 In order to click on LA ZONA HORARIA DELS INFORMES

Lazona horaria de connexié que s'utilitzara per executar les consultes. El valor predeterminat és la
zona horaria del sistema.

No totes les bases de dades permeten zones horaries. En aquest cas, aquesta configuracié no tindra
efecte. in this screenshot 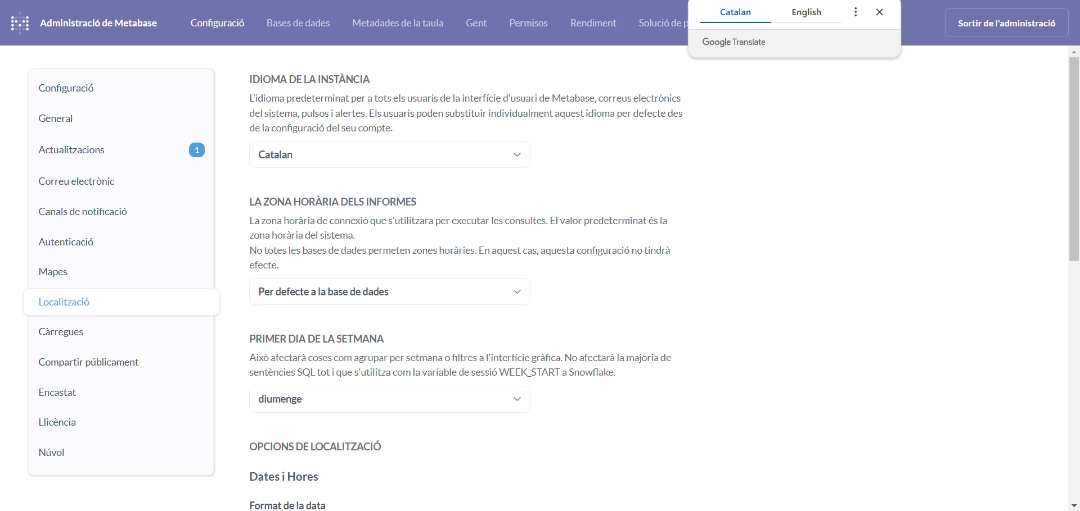, I will do `click(464, 230)`.